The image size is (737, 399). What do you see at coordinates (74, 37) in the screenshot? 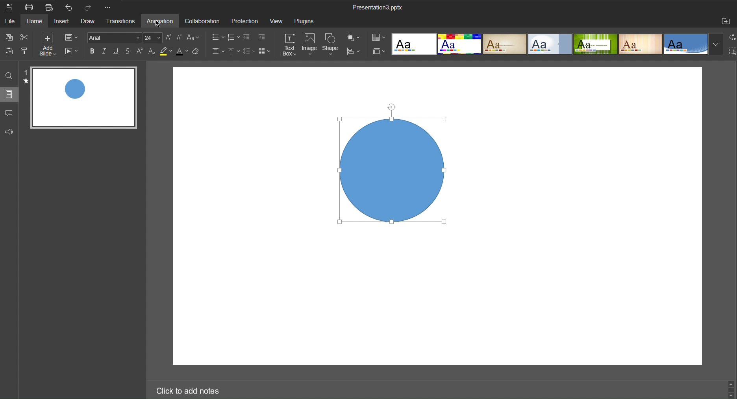
I see `Slide Settings` at bounding box center [74, 37].